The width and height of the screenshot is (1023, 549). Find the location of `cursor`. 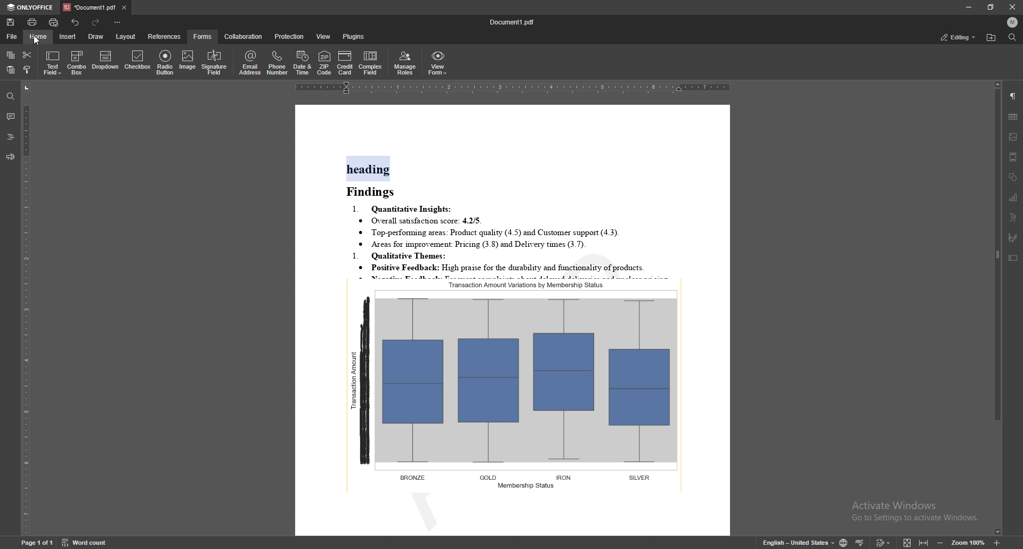

cursor is located at coordinates (37, 41).